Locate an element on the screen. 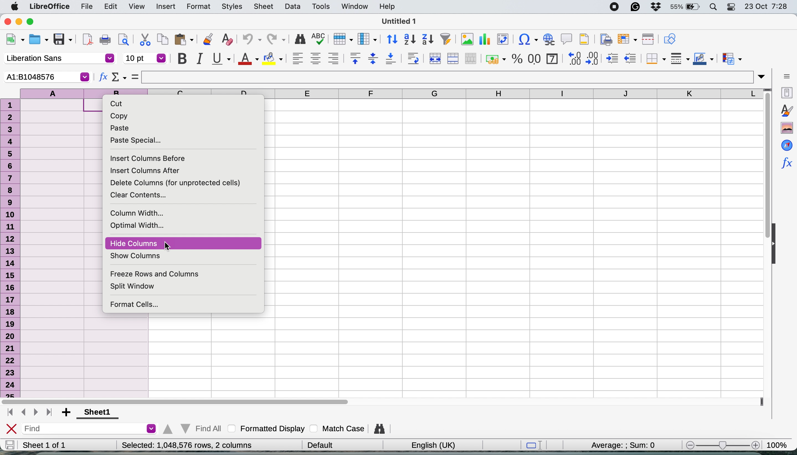  insert chart is located at coordinates (466, 39).